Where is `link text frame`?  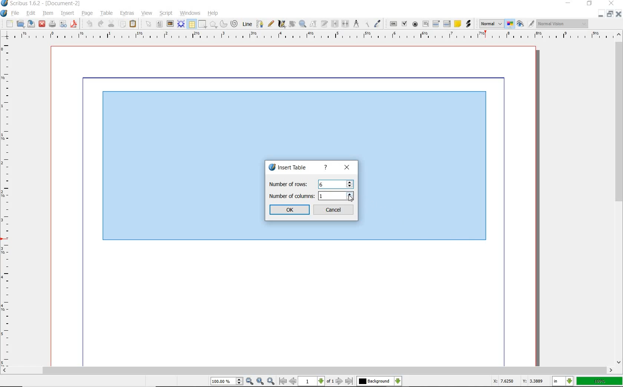 link text frame is located at coordinates (334, 24).